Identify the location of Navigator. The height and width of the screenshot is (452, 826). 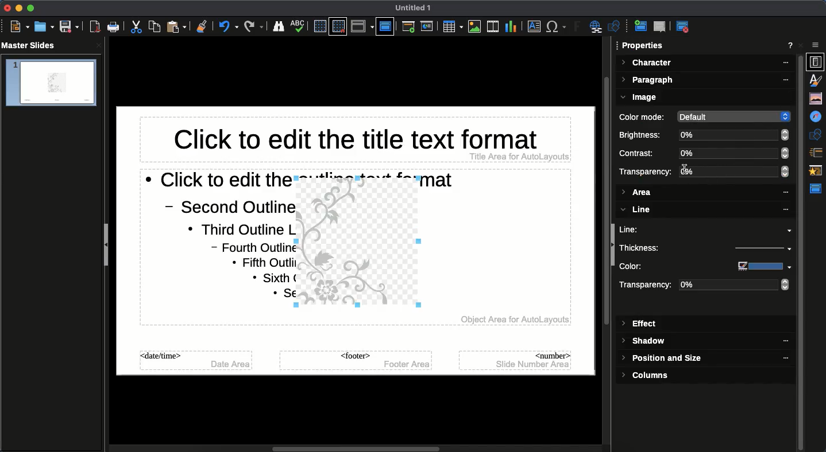
(817, 117).